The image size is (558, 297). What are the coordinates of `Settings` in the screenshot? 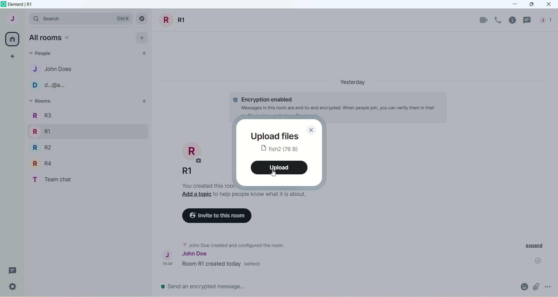 It's located at (14, 288).